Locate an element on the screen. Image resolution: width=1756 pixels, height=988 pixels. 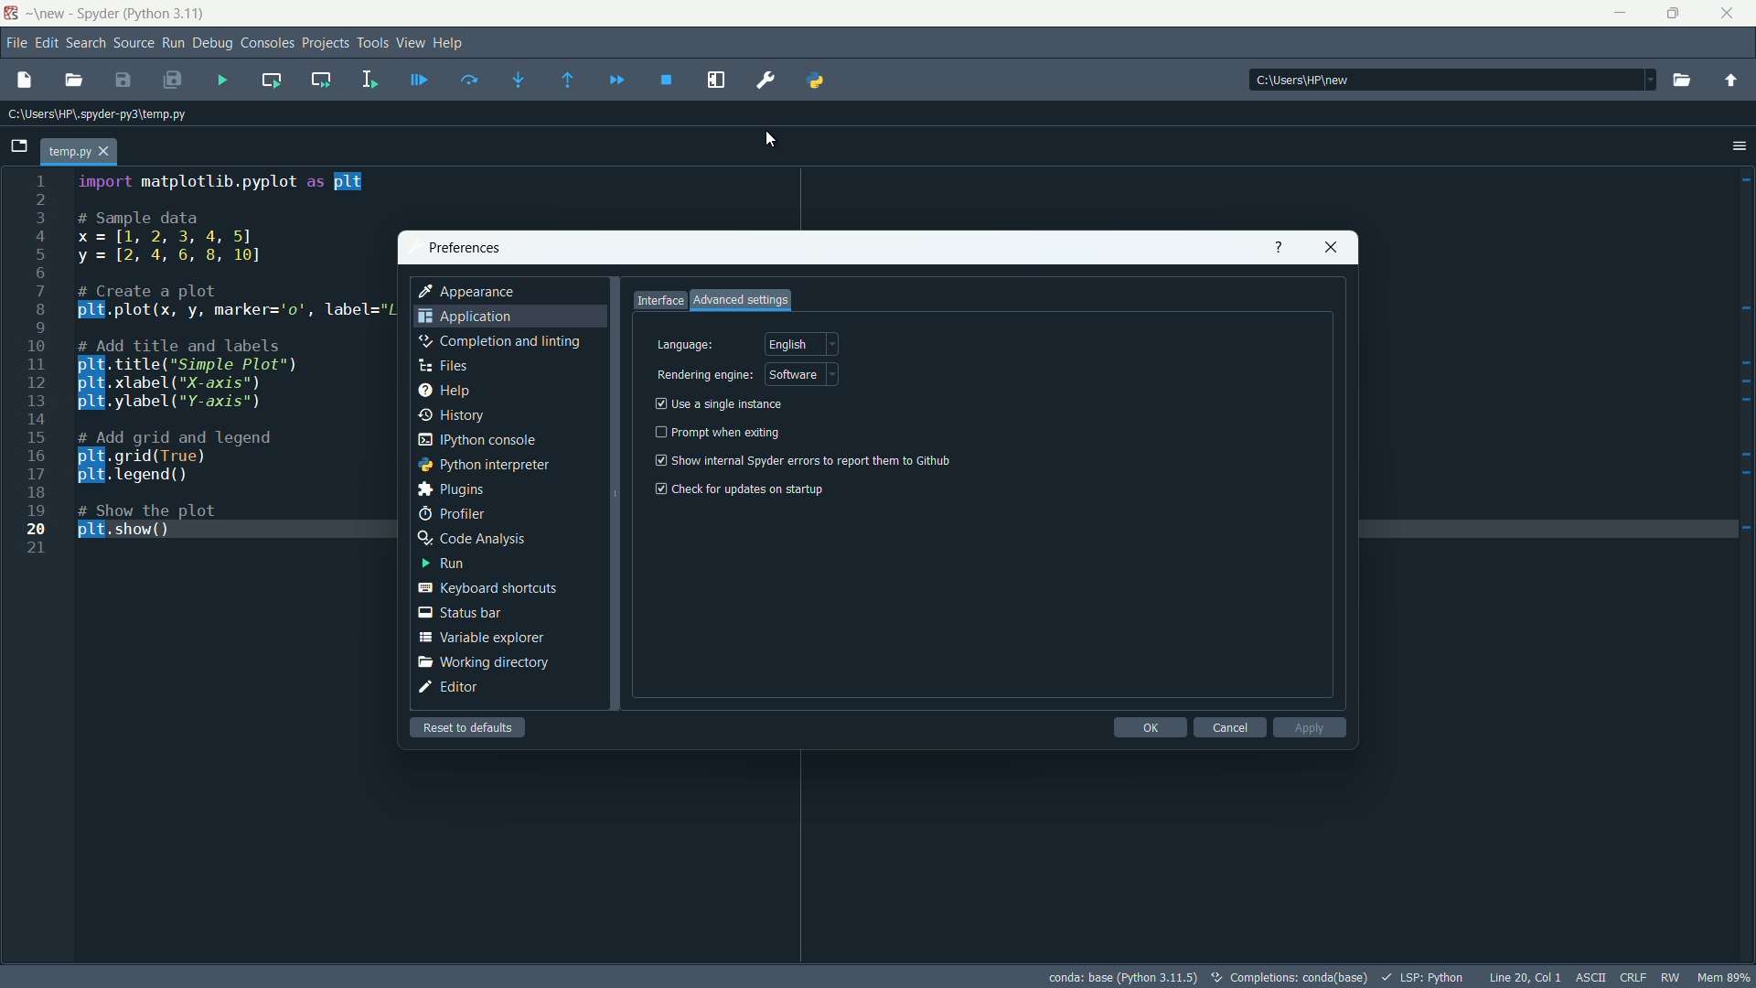
code to create a line plot between x and y variables is located at coordinates (235, 361).